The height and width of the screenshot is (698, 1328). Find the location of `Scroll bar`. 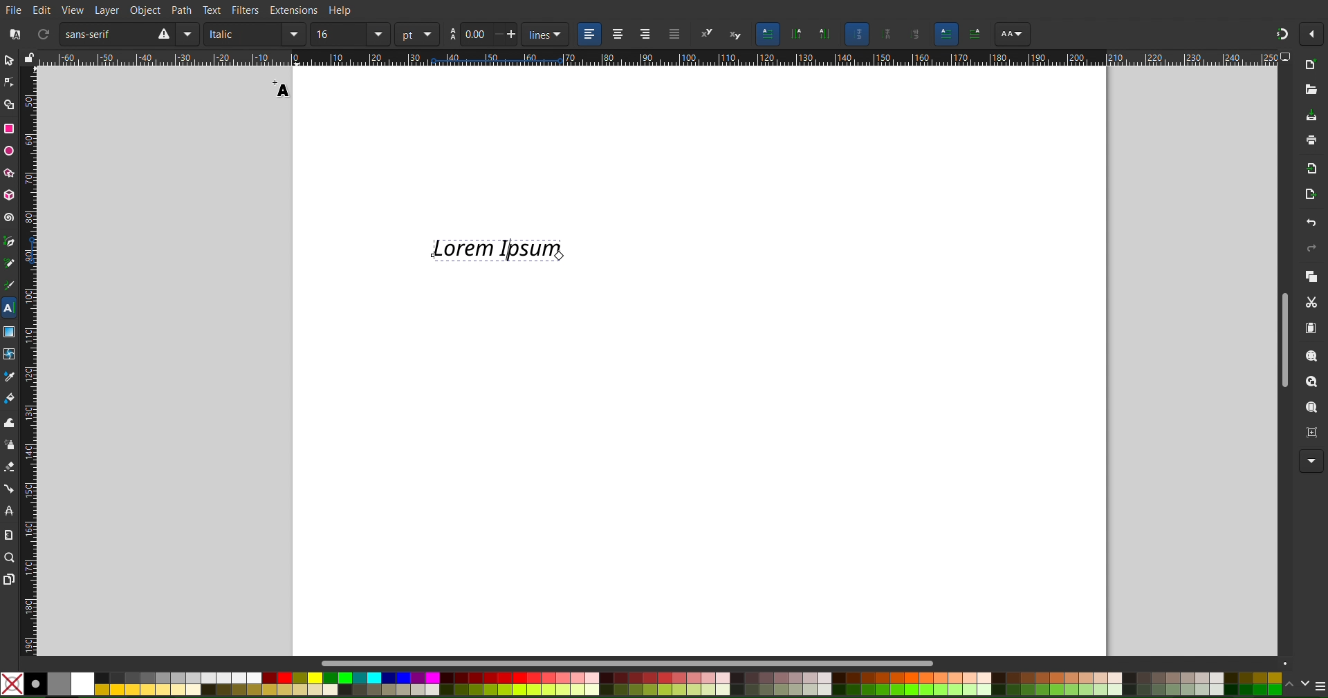

Scroll bar is located at coordinates (621, 659).